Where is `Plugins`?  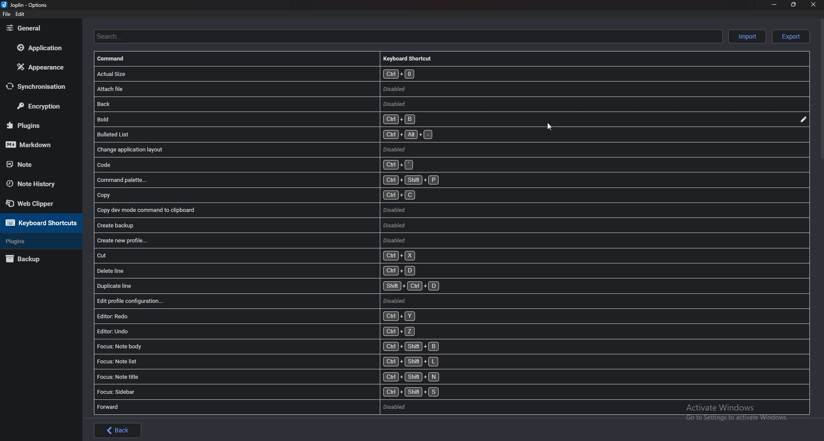 Plugins is located at coordinates (36, 124).